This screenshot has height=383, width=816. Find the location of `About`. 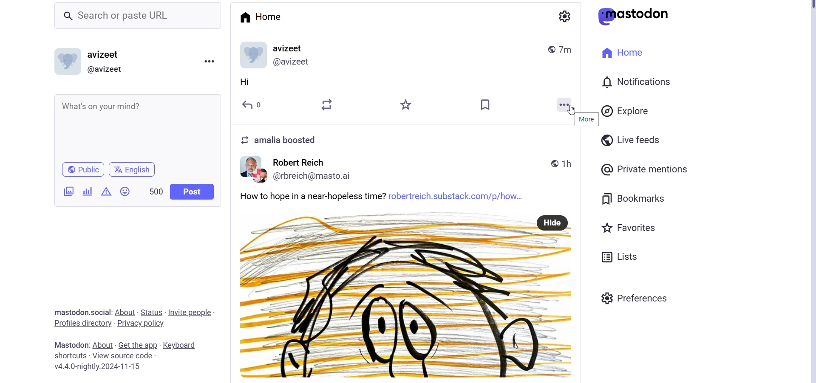

About is located at coordinates (102, 345).